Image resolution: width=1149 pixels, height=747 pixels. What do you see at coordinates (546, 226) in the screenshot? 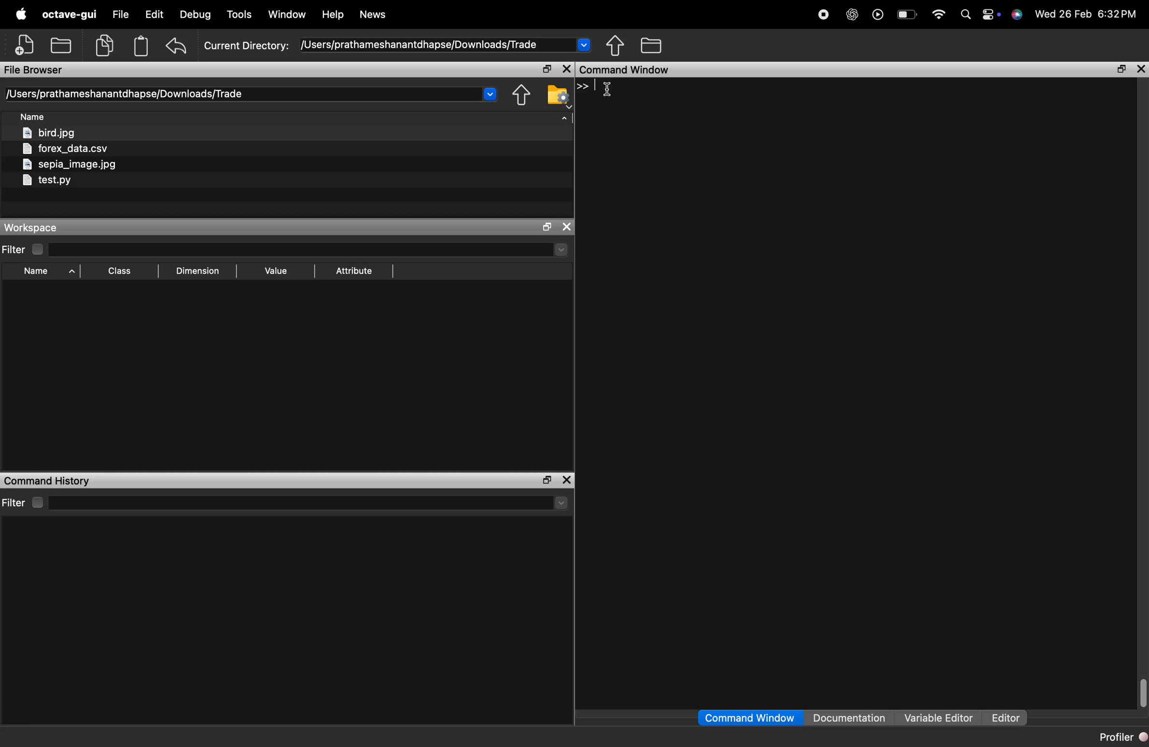
I see `maximize` at bounding box center [546, 226].